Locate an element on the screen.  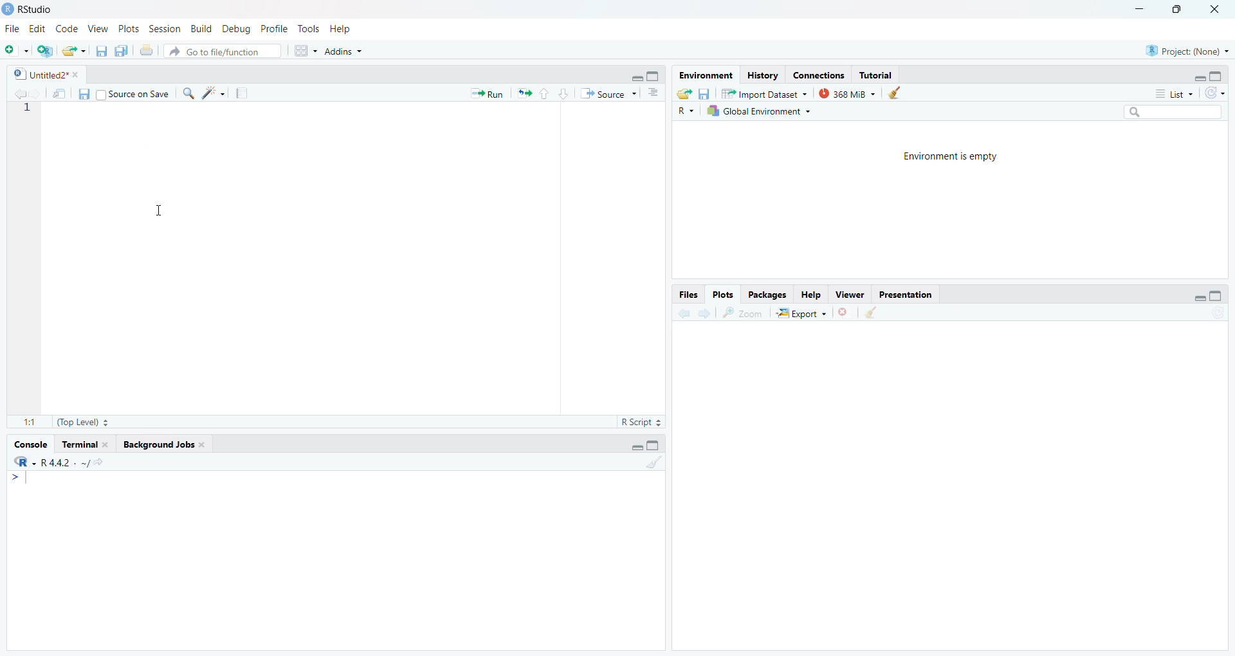
maximise is located at coordinates (652, 77).